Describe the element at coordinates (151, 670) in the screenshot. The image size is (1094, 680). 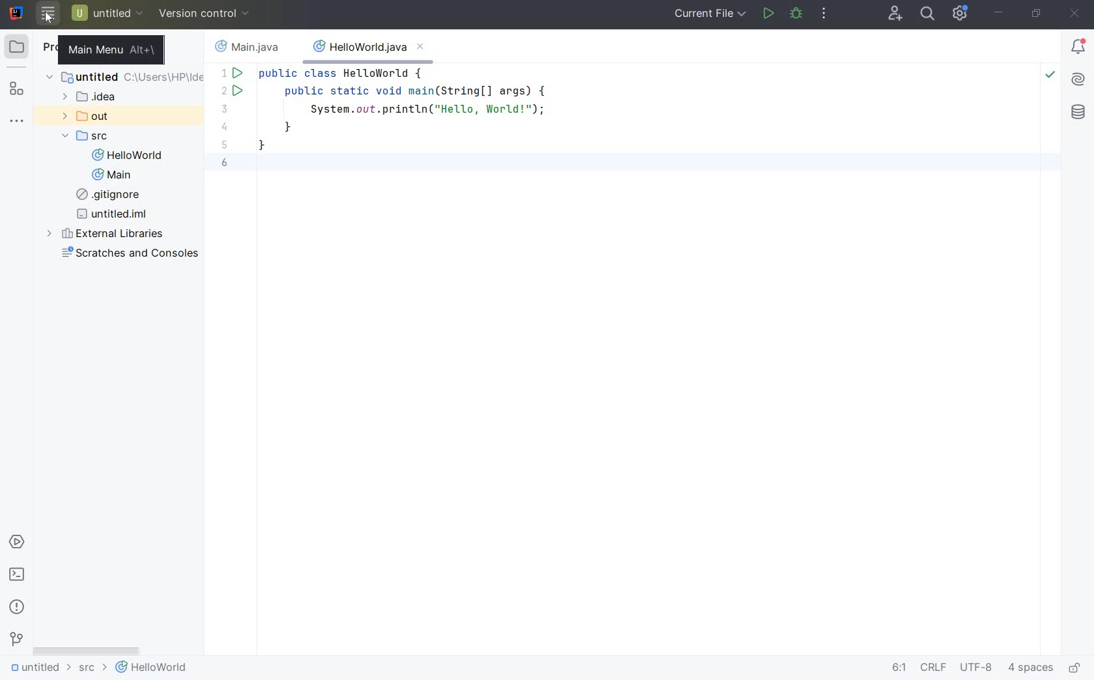
I see `helloworld` at that location.